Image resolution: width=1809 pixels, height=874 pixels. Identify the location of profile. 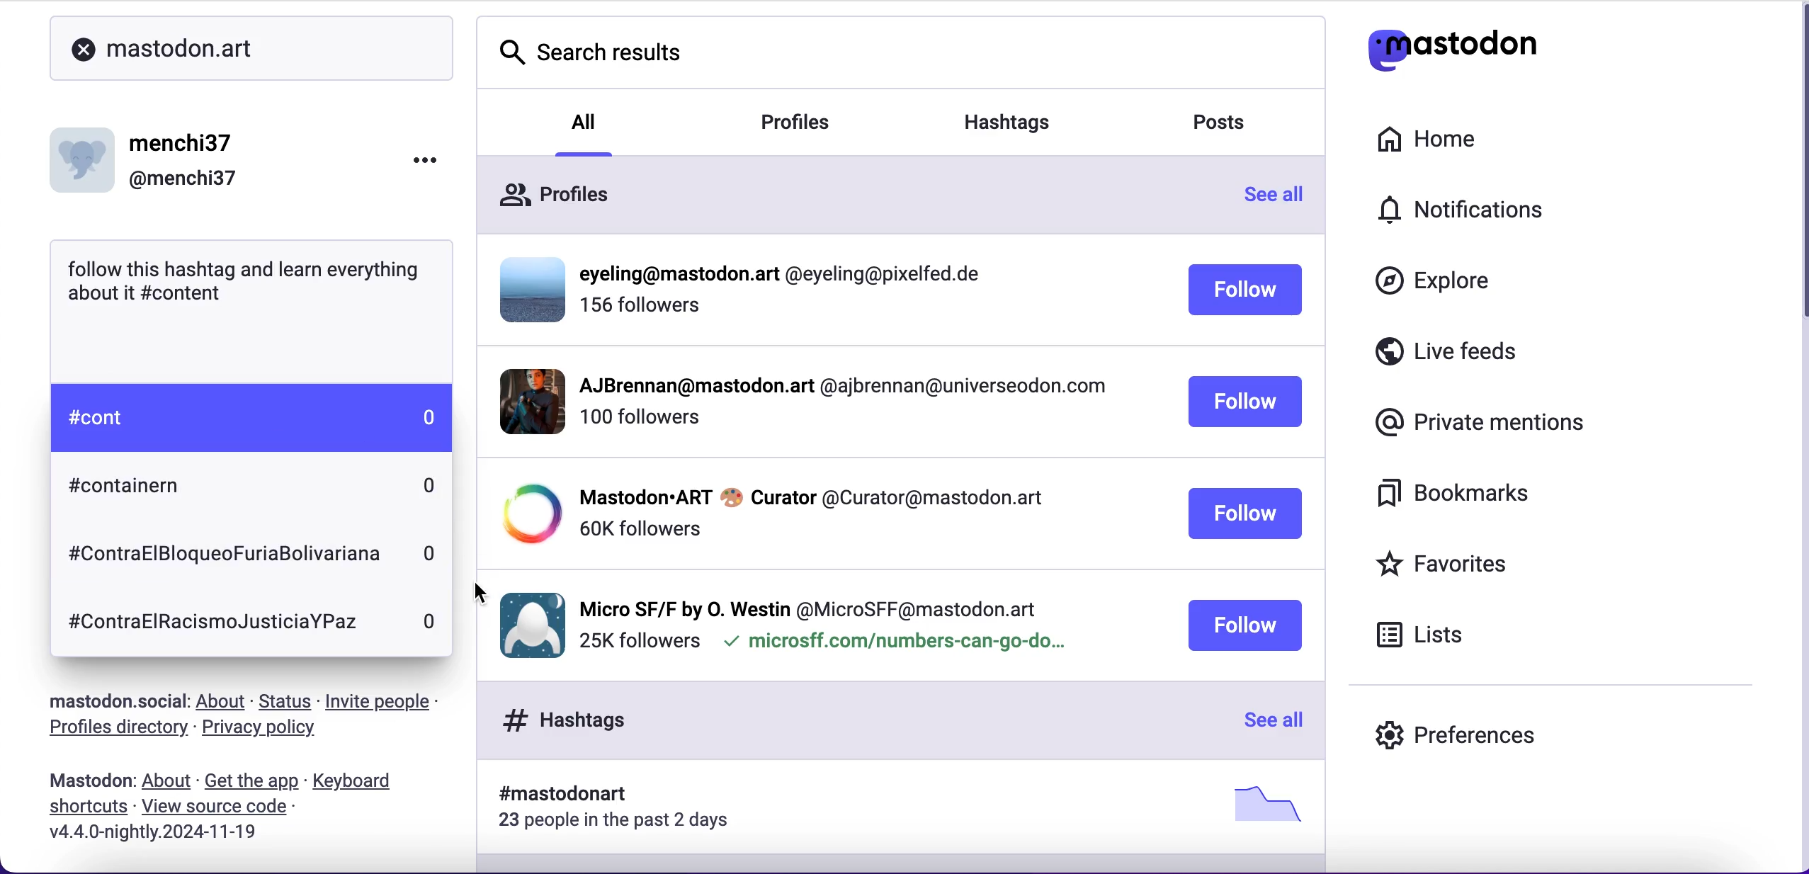
(811, 496).